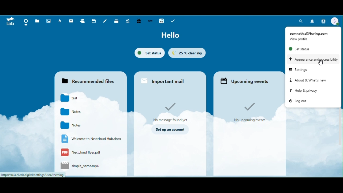 The image size is (343, 193). Describe the element at coordinates (91, 139) in the screenshot. I see `Welcome to Nextcloud Hub.doox` at that location.